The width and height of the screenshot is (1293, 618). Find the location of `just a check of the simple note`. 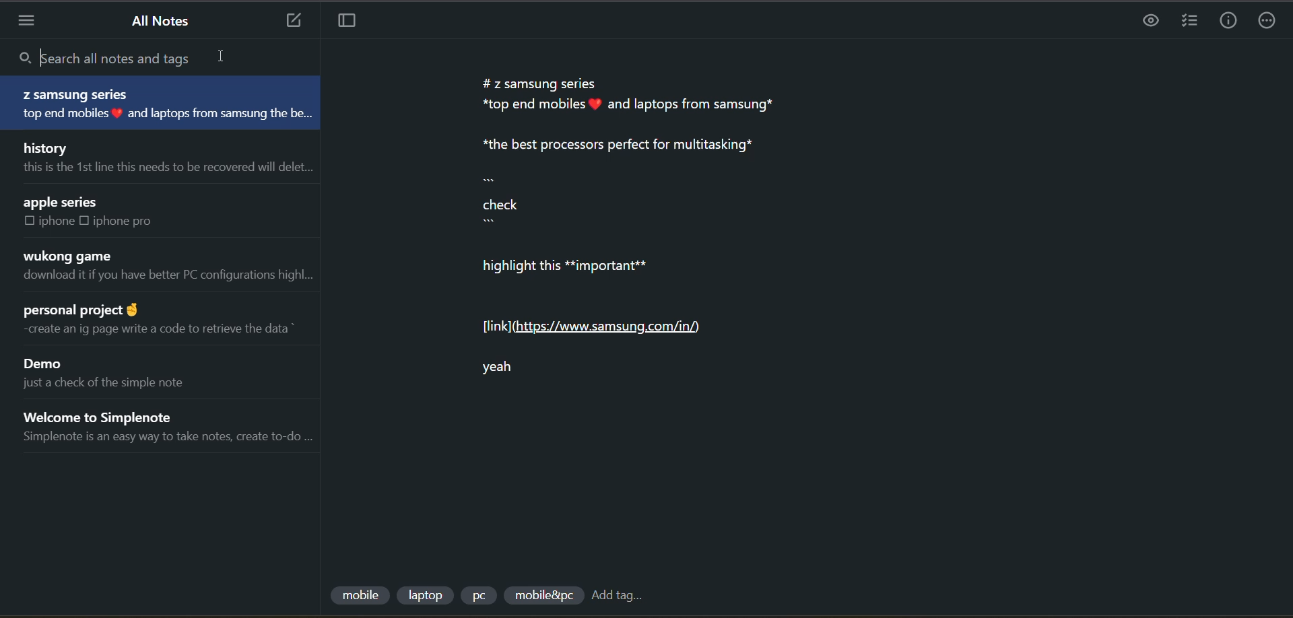

just a check of the simple note is located at coordinates (104, 384).